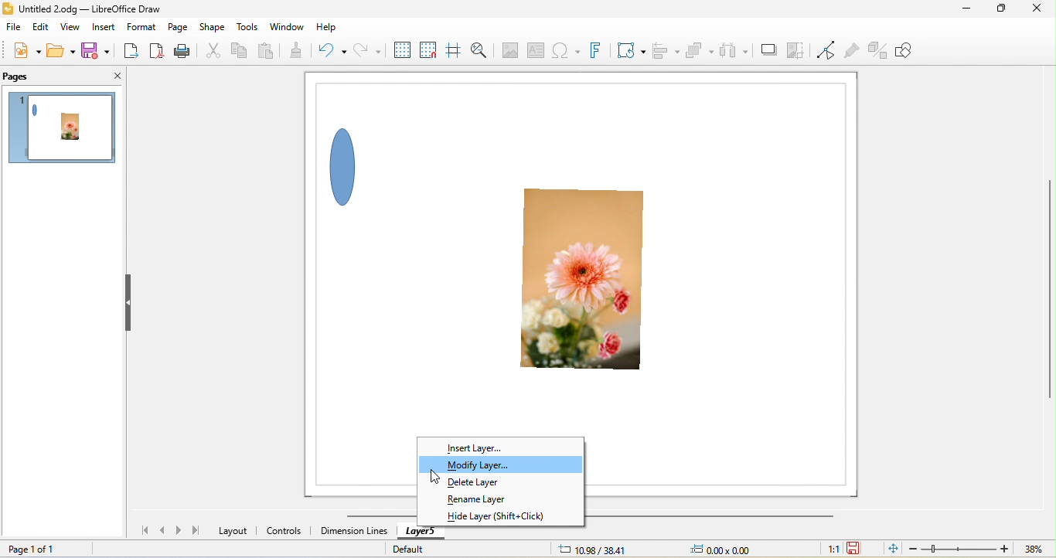 Image resolution: width=1056 pixels, height=558 pixels. I want to click on controls, so click(286, 532).